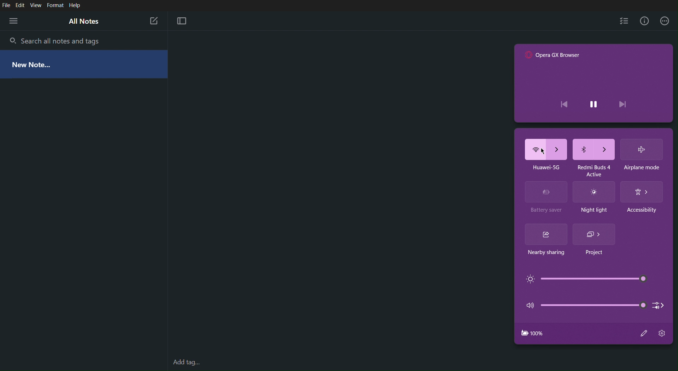 This screenshot has height=371, width=678. I want to click on Project, so click(596, 234).